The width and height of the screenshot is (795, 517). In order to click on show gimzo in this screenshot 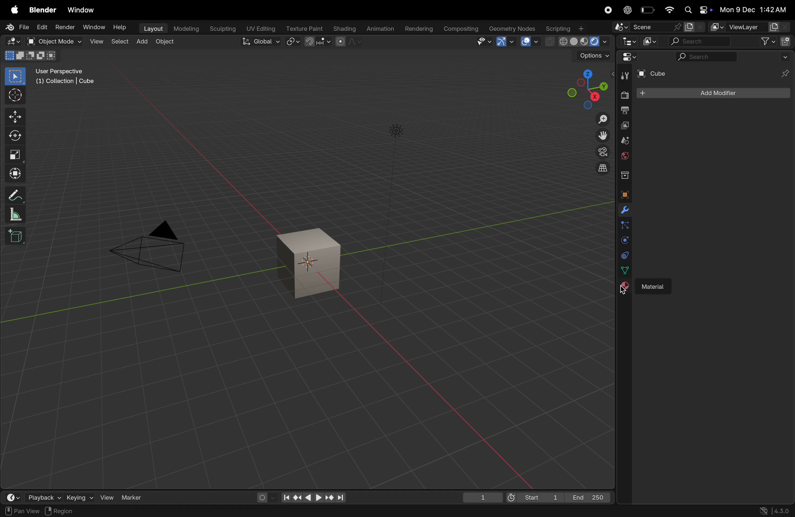, I will do `click(505, 41)`.